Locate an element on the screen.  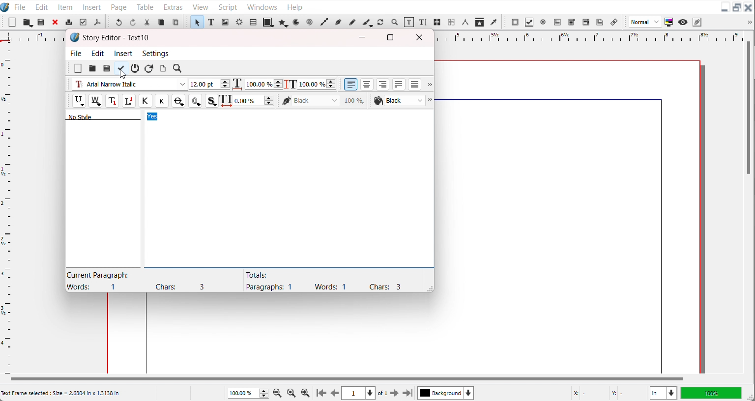
Link text frame is located at coordinates (437, 23).